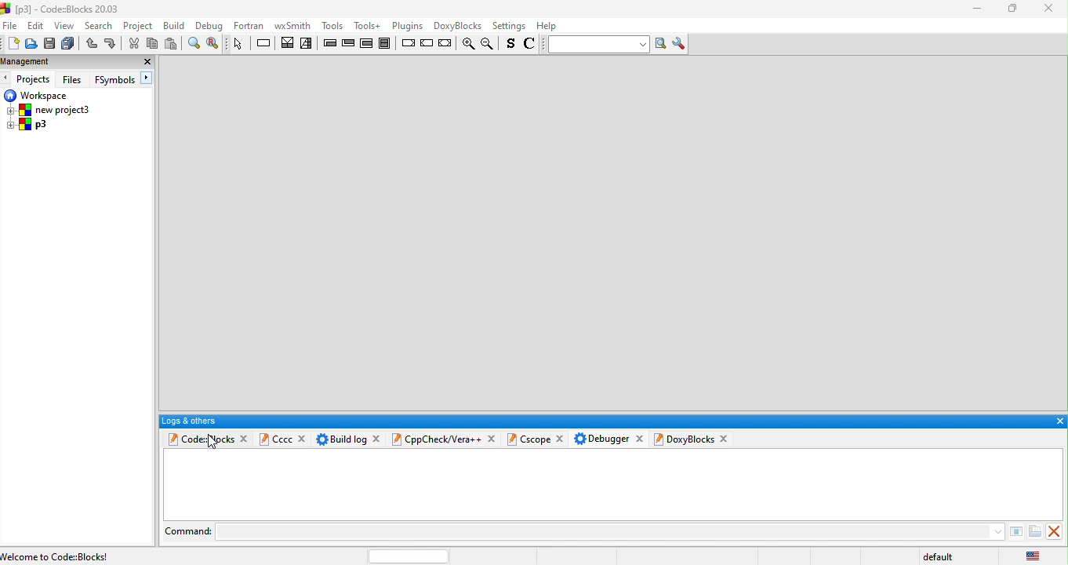 This screenshot has width=1068, height=565. I want to click on project, so click(140, 25).